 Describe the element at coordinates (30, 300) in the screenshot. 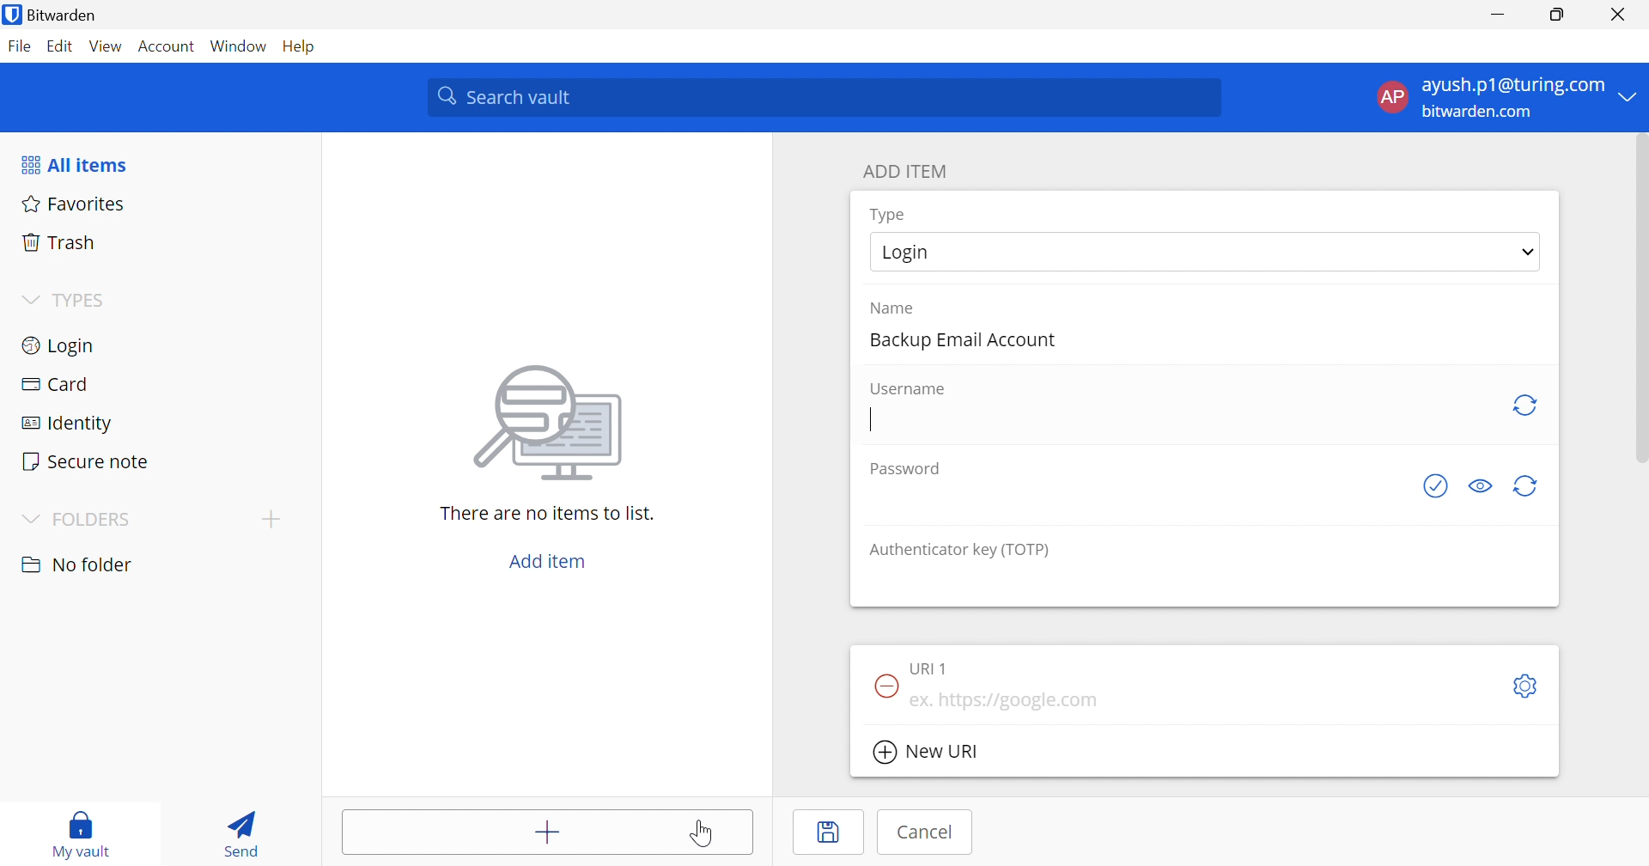

I see `Drop Down` at that location.